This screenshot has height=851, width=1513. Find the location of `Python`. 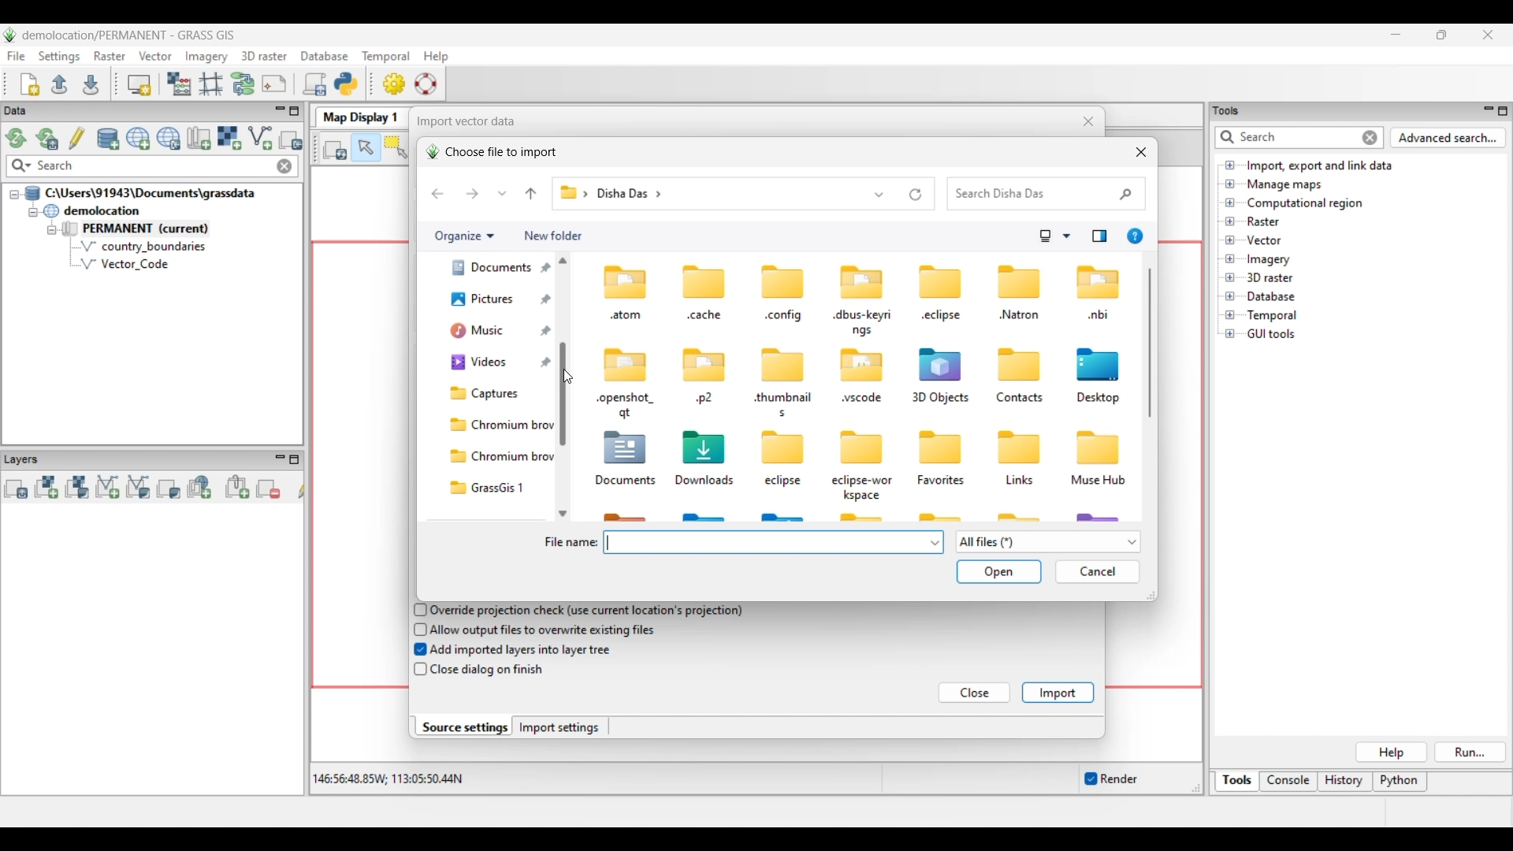

Python is located at coordinates (1401, 782).